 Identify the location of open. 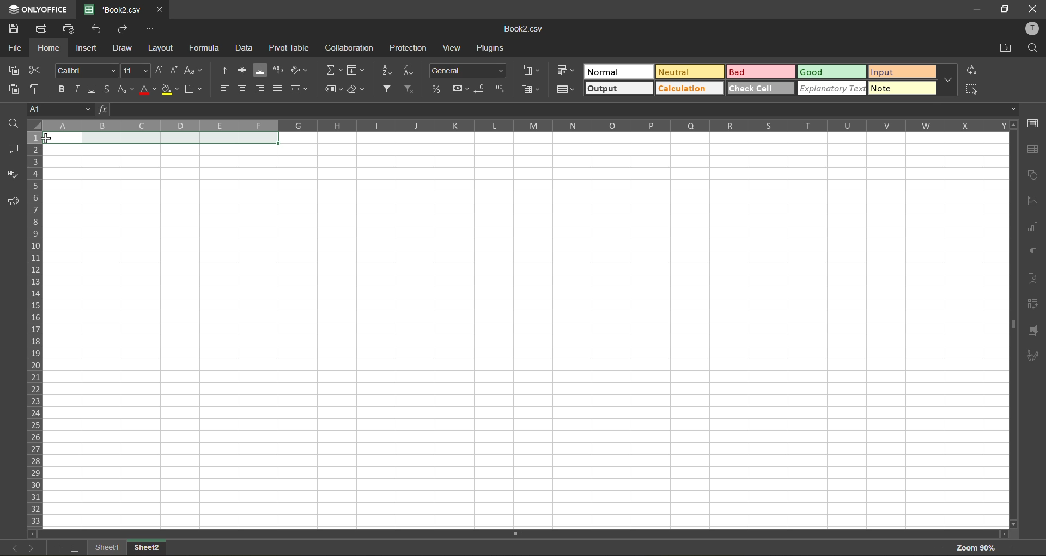
(9, 121).